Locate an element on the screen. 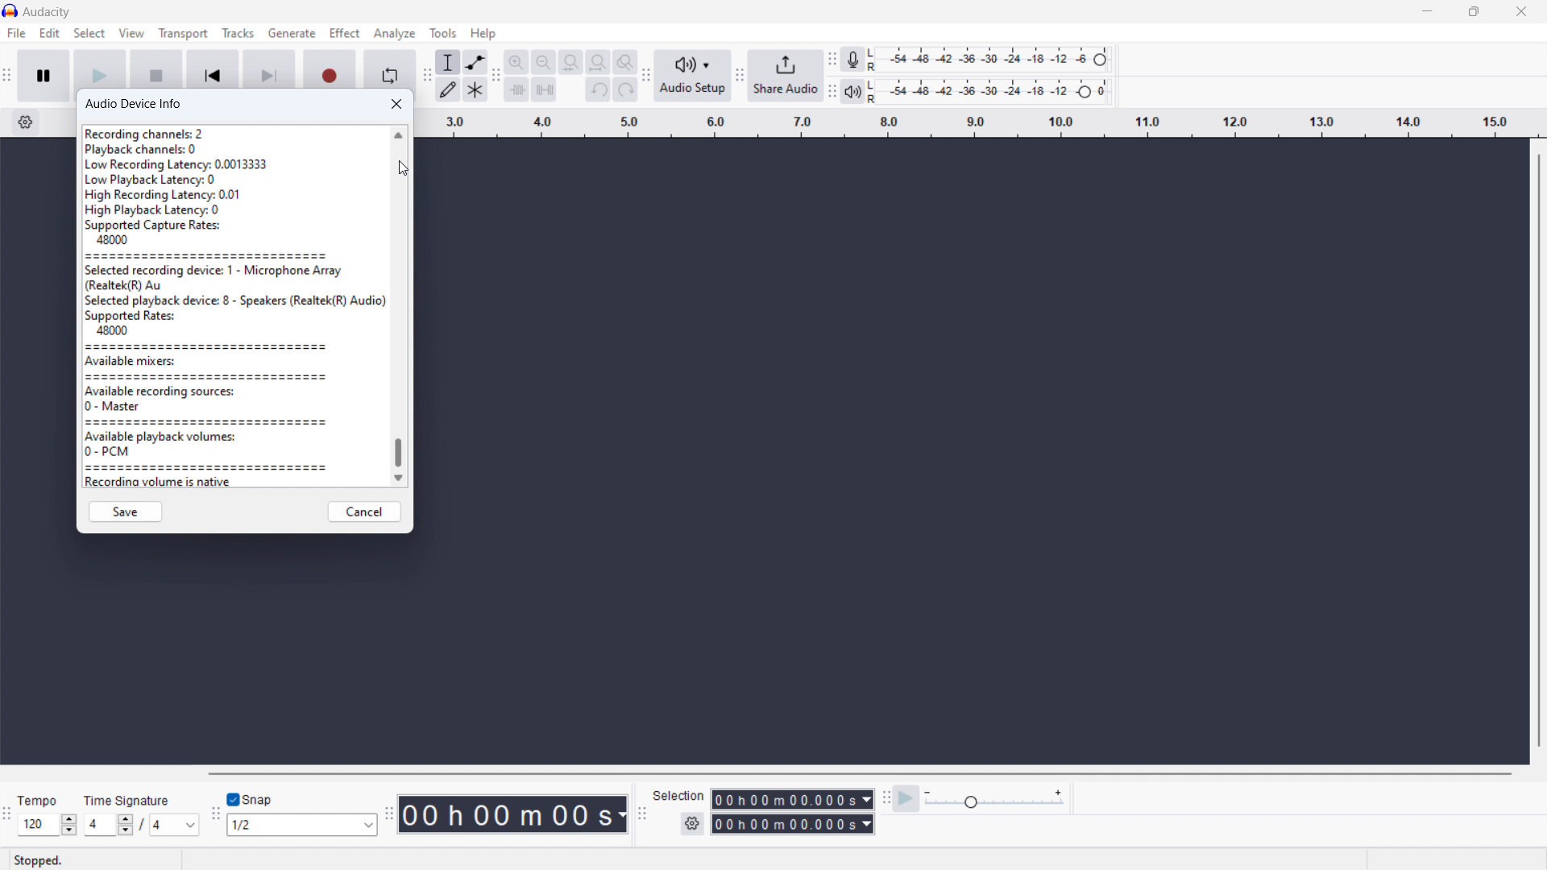  maximize is located at coordinates (1472, 12).